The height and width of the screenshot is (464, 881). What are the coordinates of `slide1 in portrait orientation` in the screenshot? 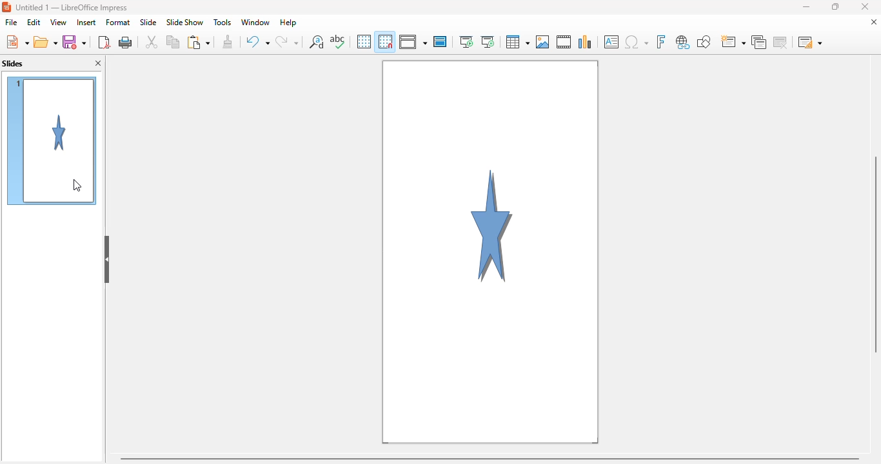 It's located at (491, 252).